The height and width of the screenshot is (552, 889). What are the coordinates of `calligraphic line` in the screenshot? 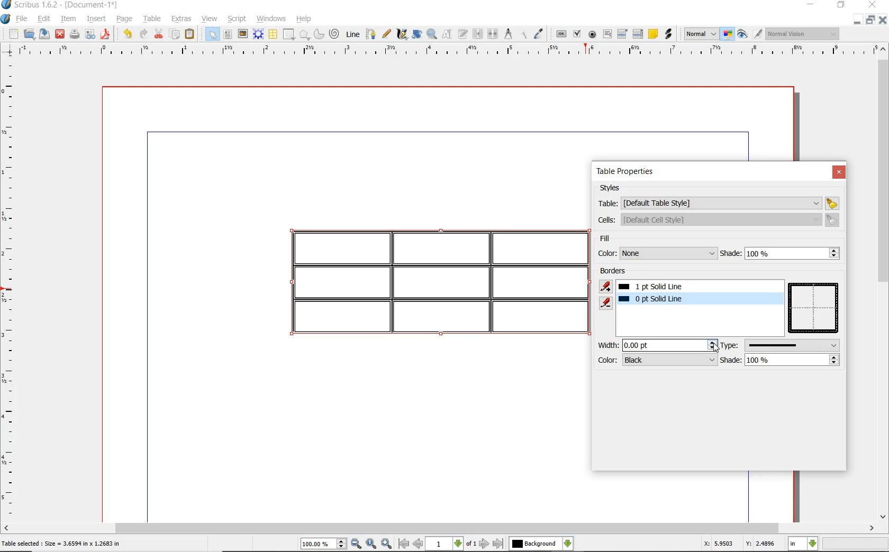 It's located at (401, 34).